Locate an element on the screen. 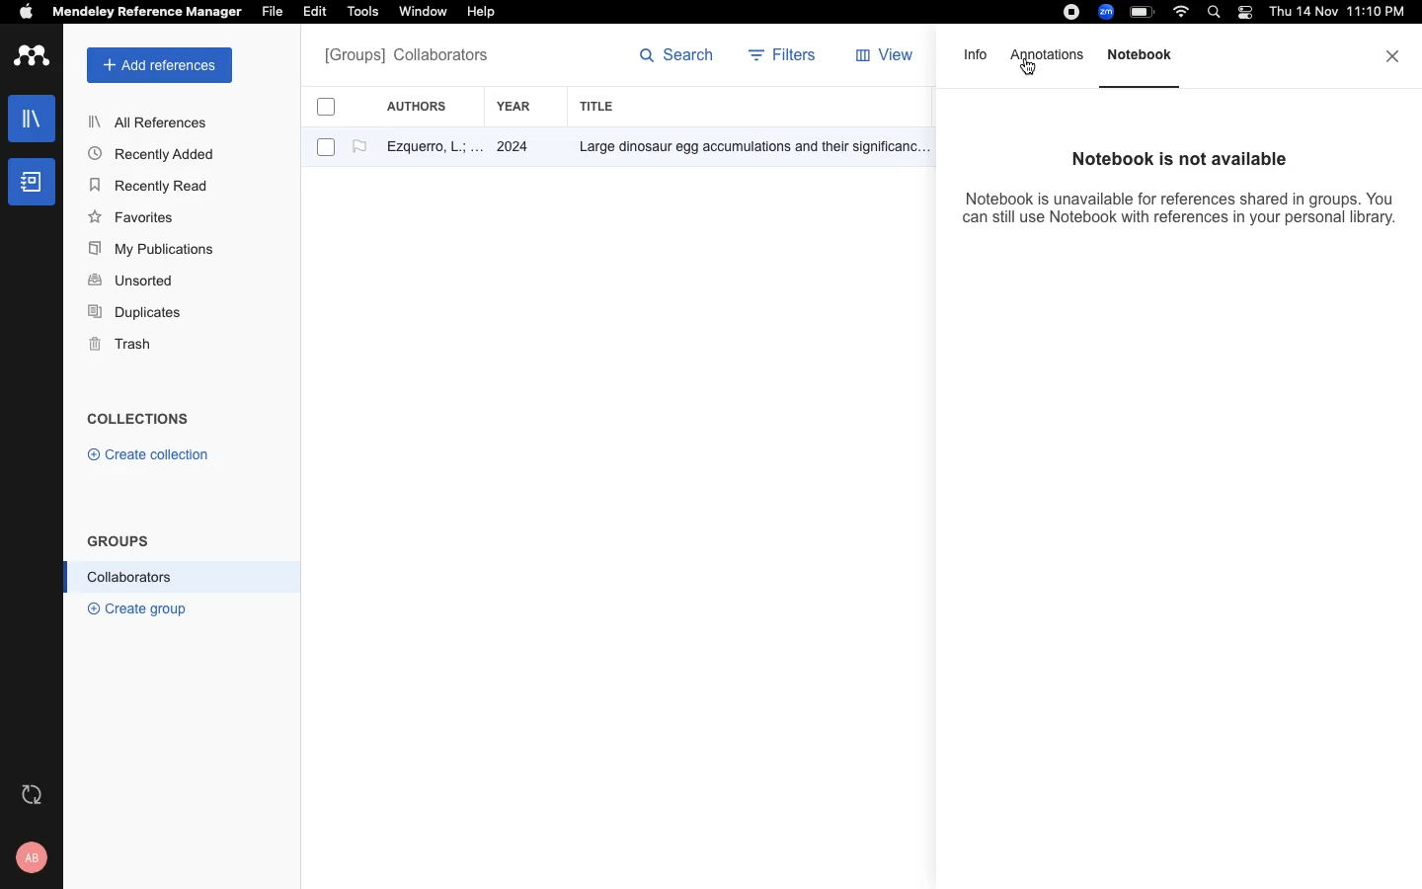 The width and height of the screenshot is (1422, 889).  is located at coordinates (746, 148).